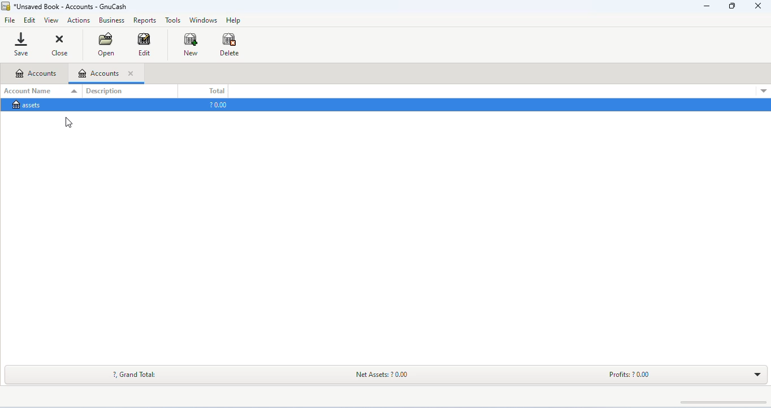 The height and width of the screenshot is (408, 771). What do you see at coordinates (6, 7) in the screenshot?
I see `gnucash logo` at bounding box center [6, 7].